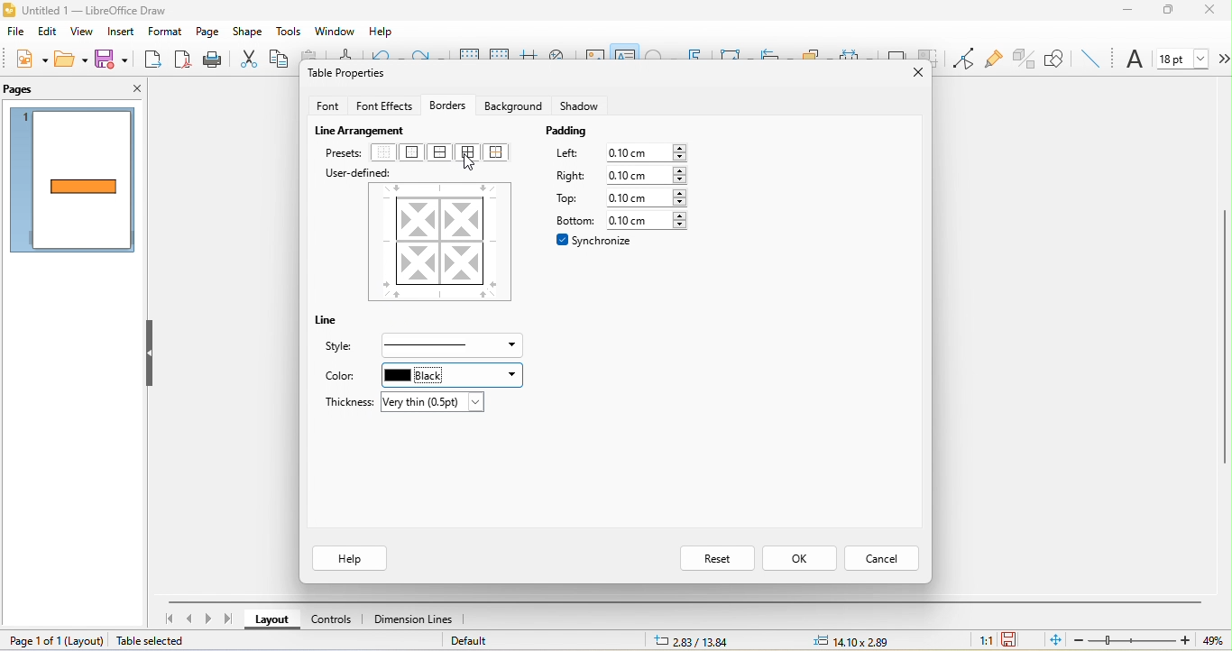 Image resolution: width=1232 pixels, height=651 pixels. Describe the element at coordinates (384, 103) in the screenshot. I see `font effects` at that location.